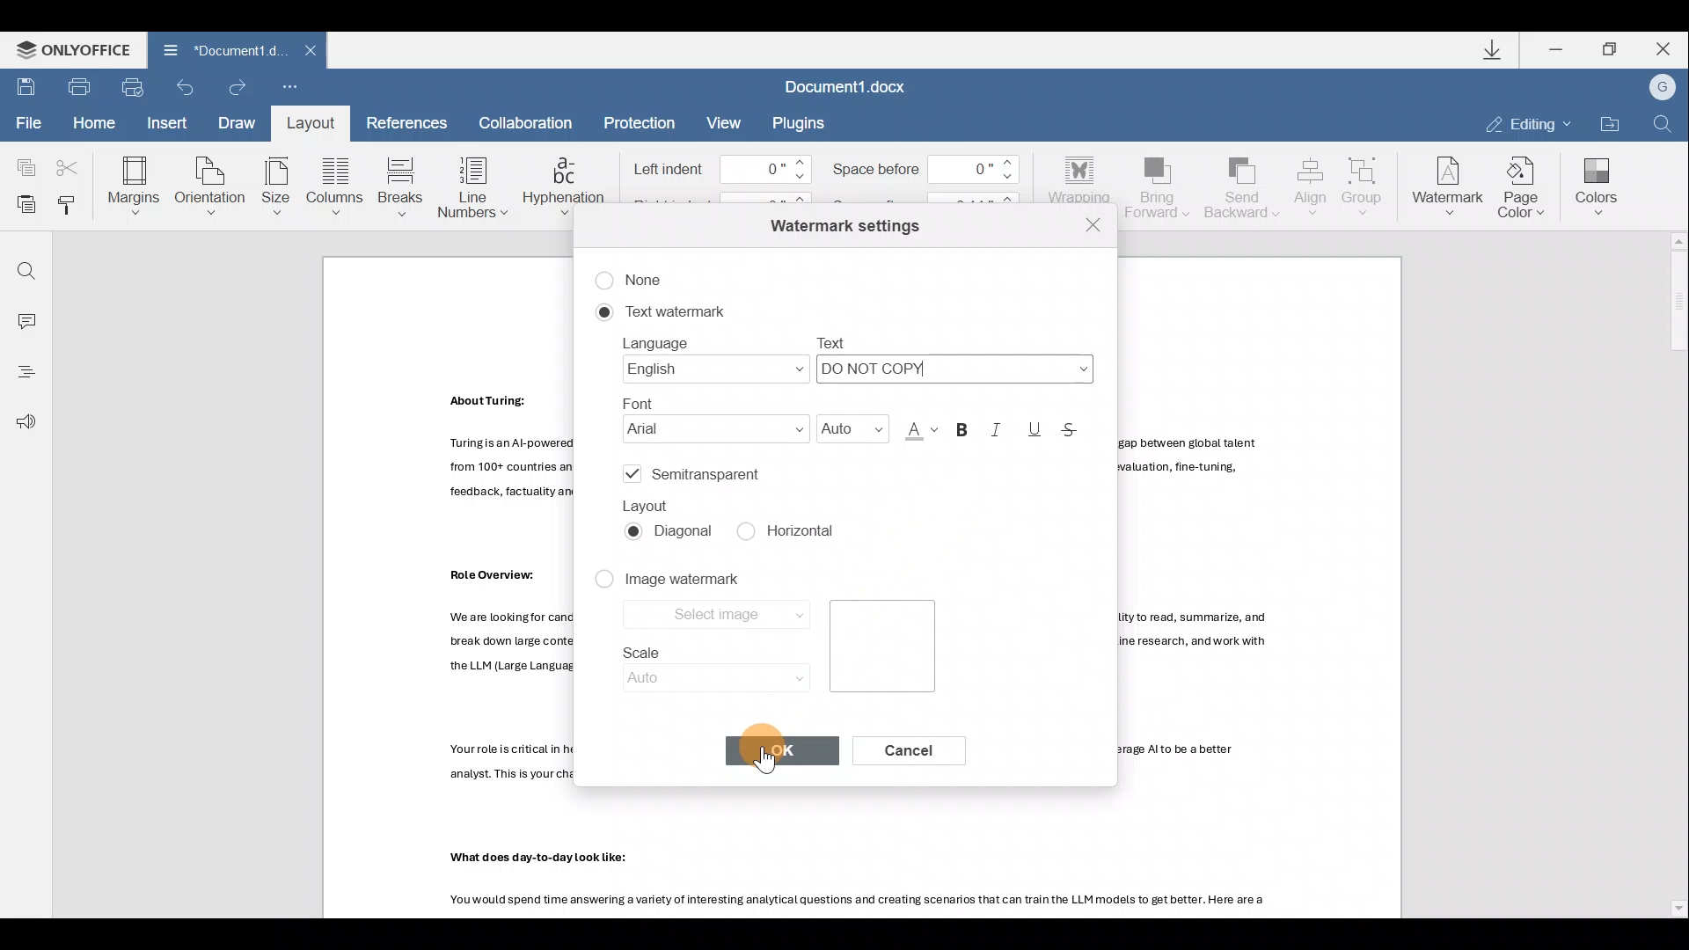 The width and height of the screenshot is (1689, 950). Describe the element at coordinates (674, 537) in the screenshot. I see `Diagonal` at that location.